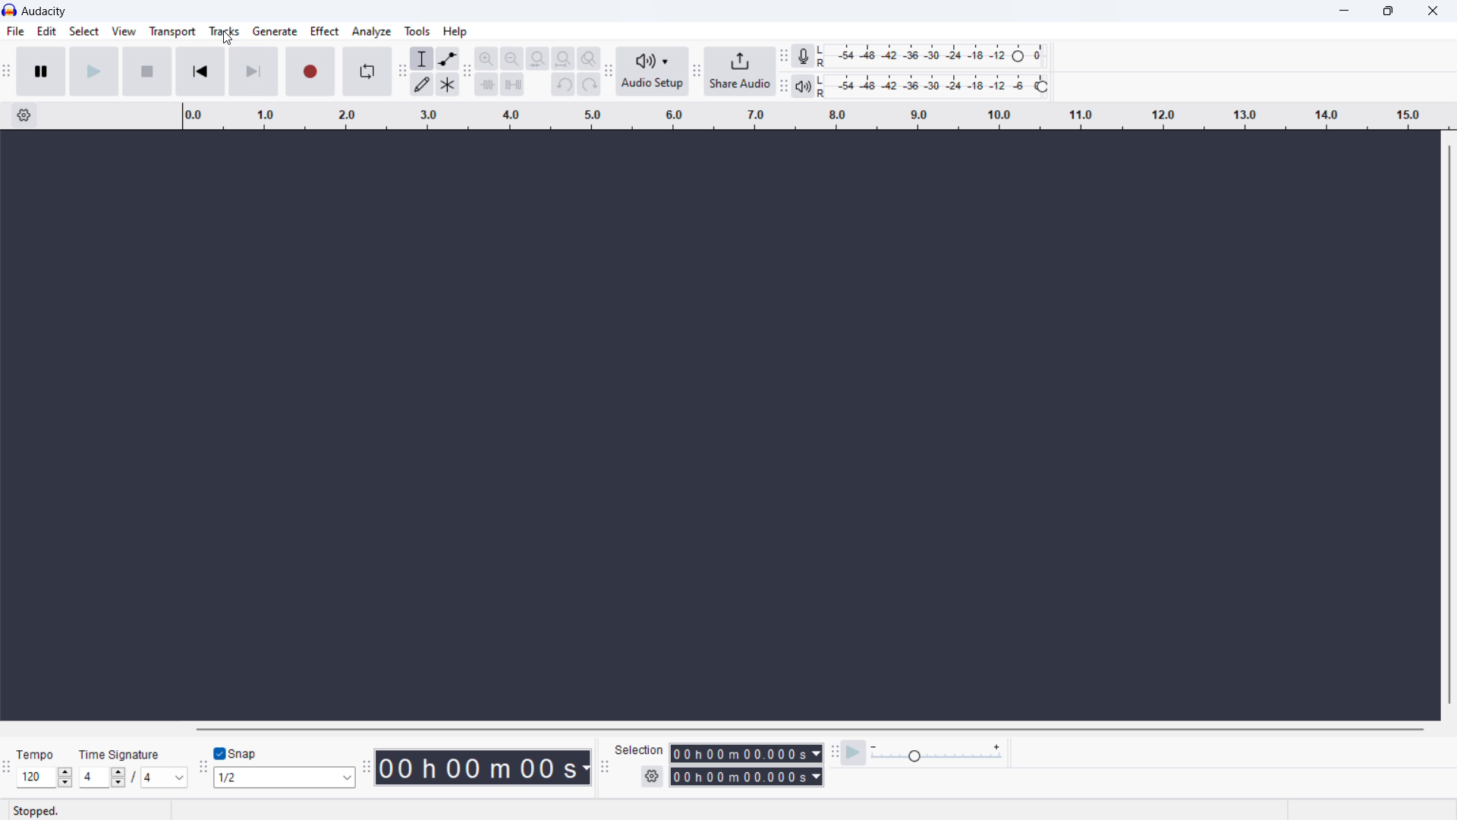 Image resolution: width=1457 pixels, height=820 pixels. I want to click on selection end time, so click(747, 777).